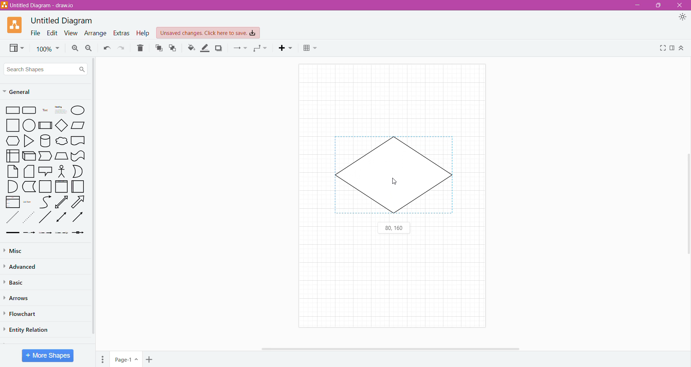 The height and width of the screenshot is (367, 691). I want to click on Curves, so click(45, 202).